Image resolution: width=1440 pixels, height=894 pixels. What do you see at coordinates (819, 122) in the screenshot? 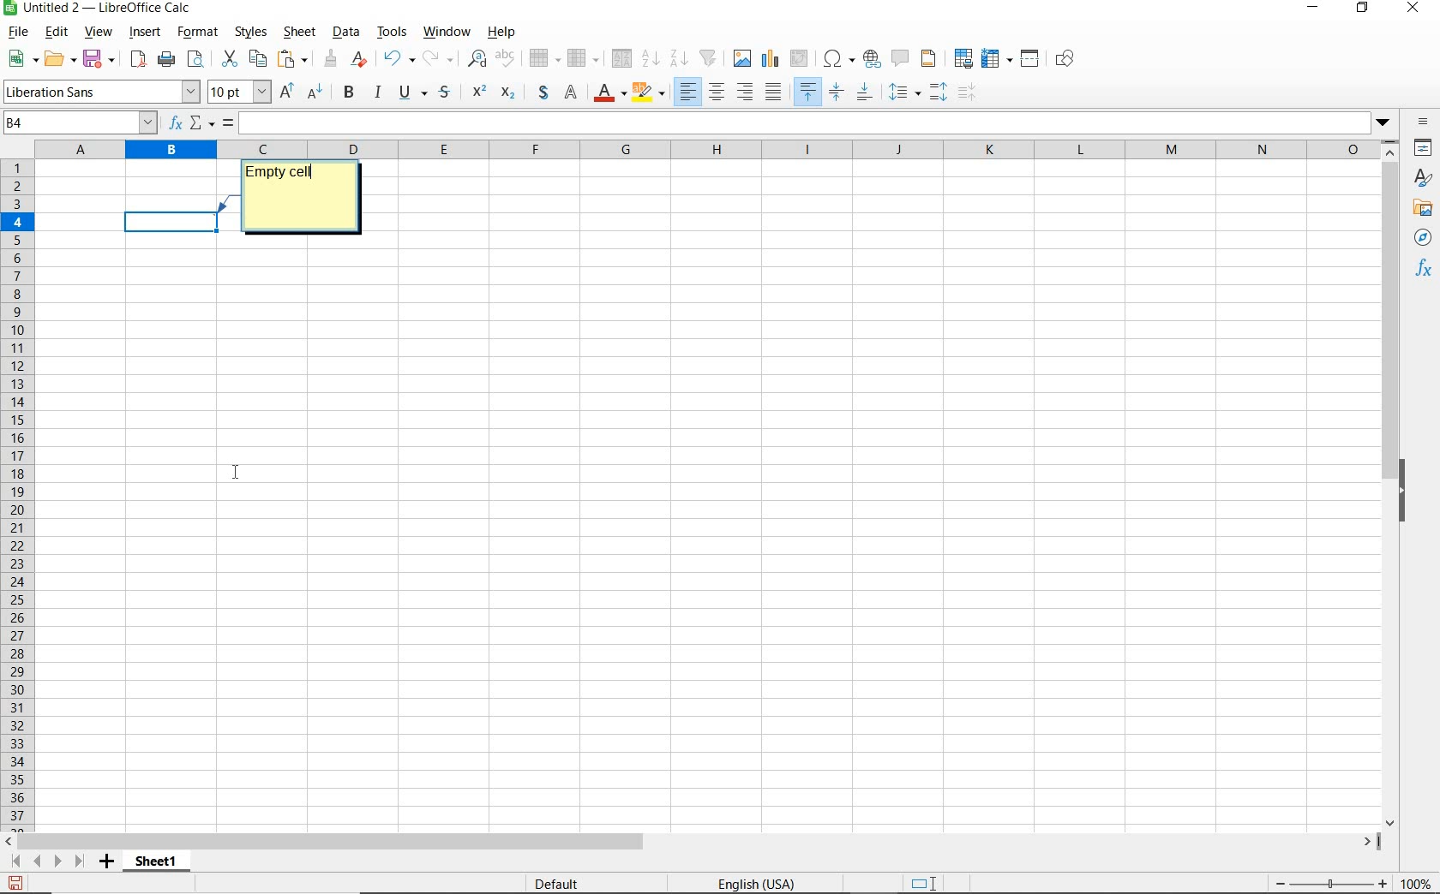
I see `expand formula bar` at bounding box center [819, 122].